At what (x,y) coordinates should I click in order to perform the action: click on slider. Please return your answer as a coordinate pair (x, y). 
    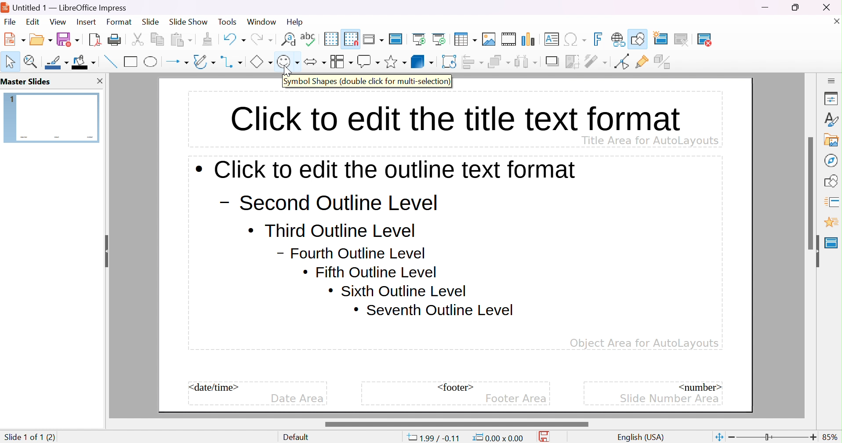
    Looking at the image, I should click on (456, 424).